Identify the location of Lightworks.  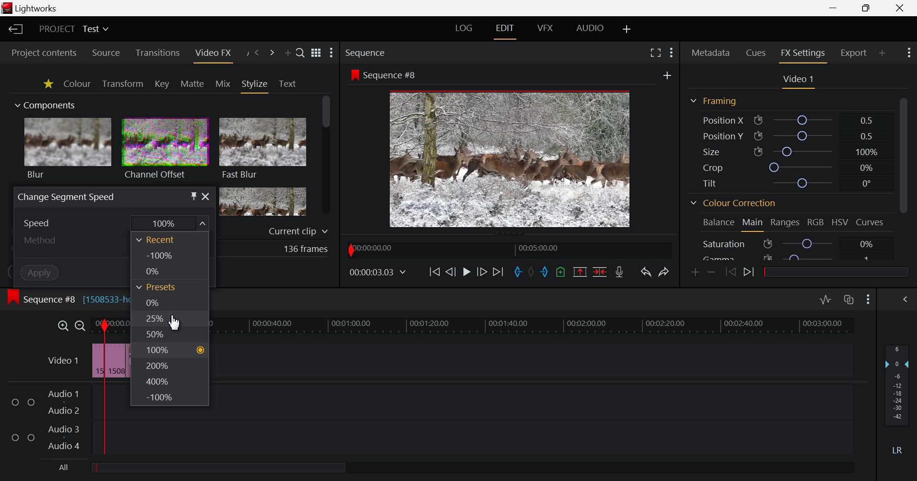
(32, 8).